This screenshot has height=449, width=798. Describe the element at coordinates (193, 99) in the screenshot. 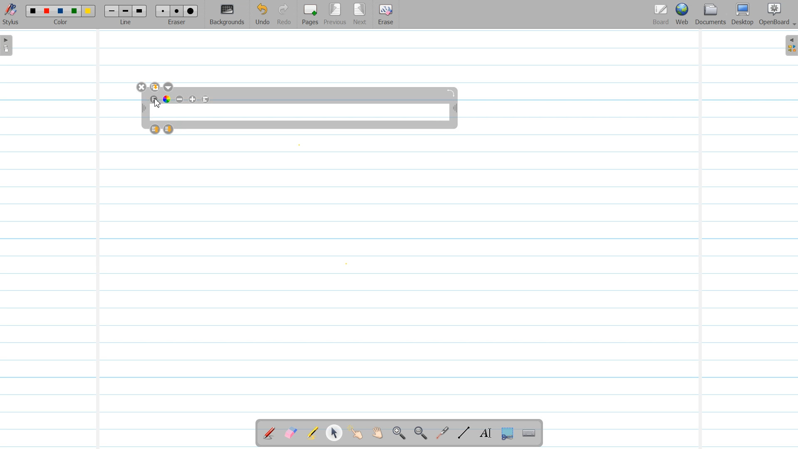

I see `Maximize Text` at that location.